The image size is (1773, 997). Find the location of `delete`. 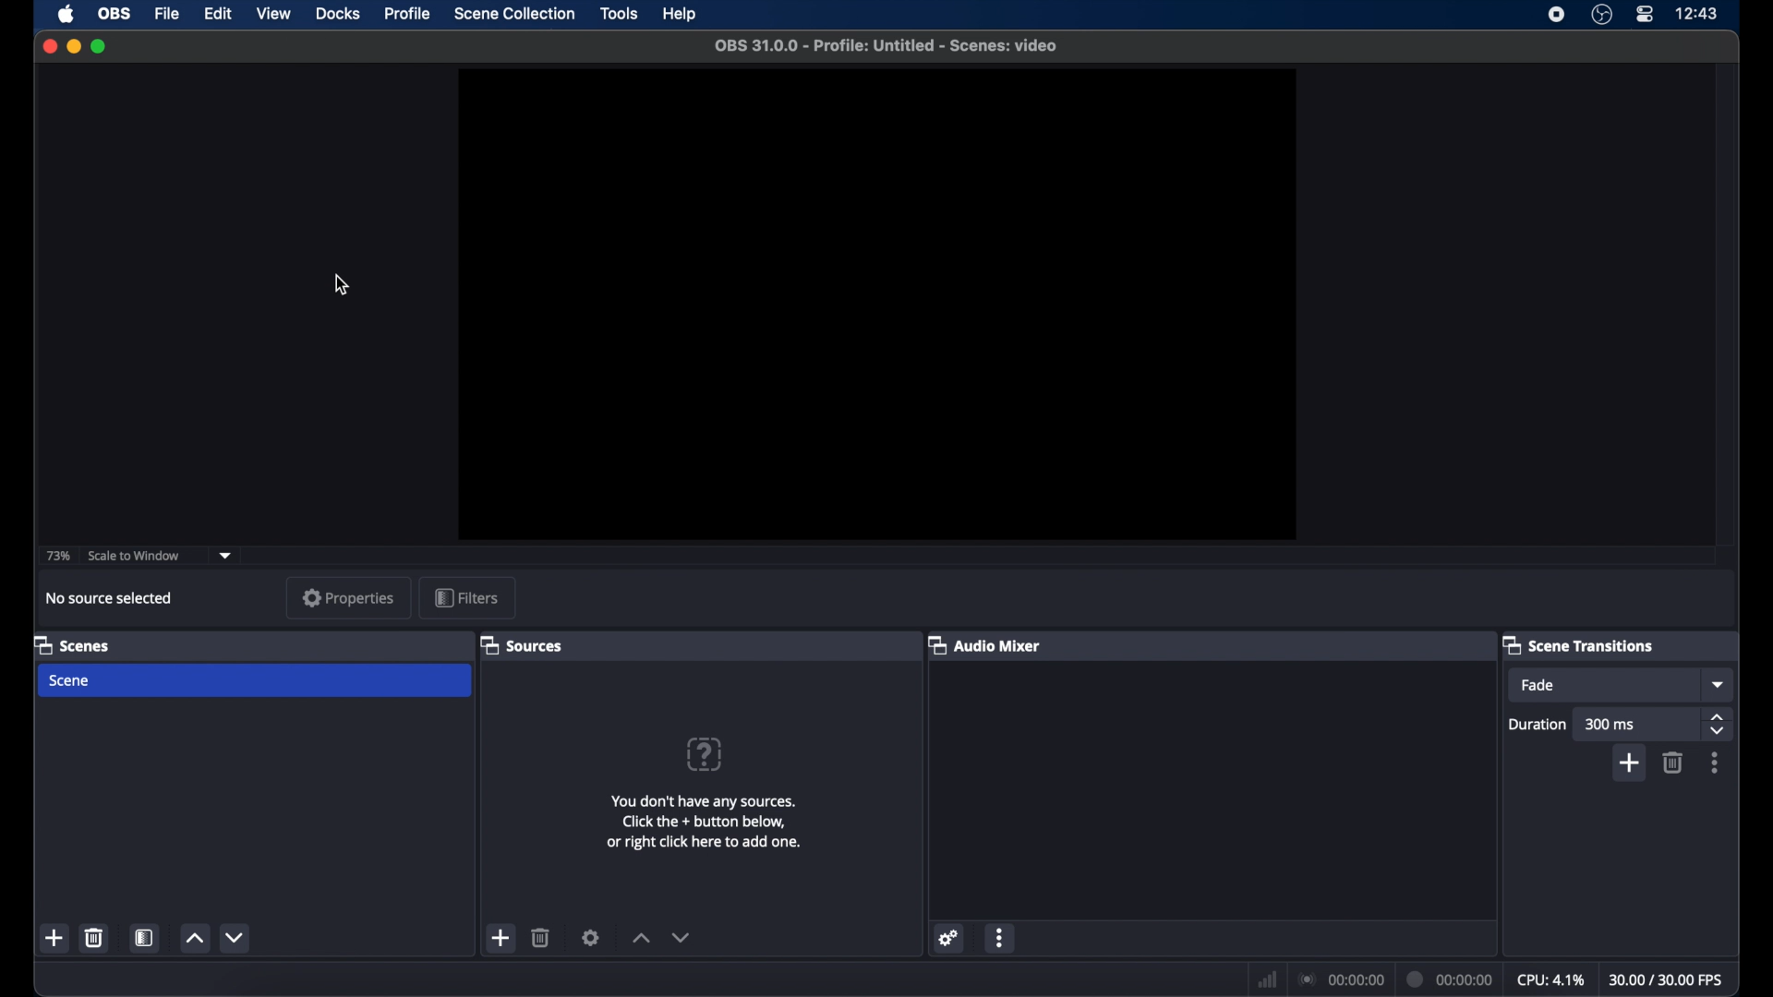

delete is located at coordinates (1674, 763).